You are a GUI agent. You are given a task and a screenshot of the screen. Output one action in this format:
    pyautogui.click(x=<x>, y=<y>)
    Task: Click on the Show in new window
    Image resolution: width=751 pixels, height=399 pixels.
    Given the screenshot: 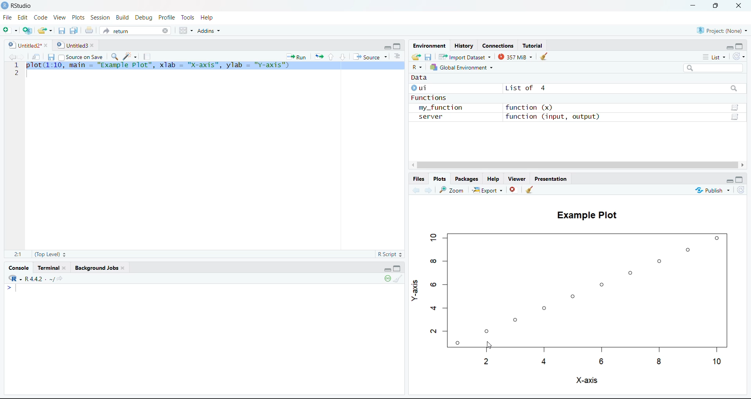 What is the action you would take?
    pyautogui.click(x=35, y=55)
    